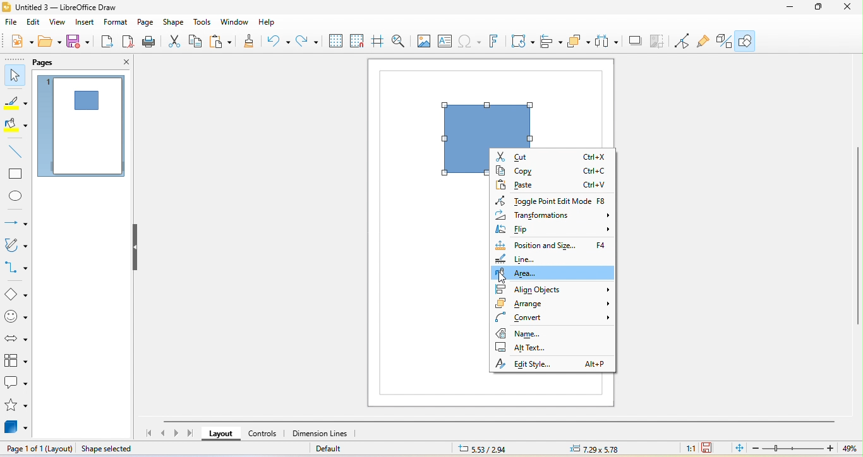  I want to click on alt text, so click(543, 347).